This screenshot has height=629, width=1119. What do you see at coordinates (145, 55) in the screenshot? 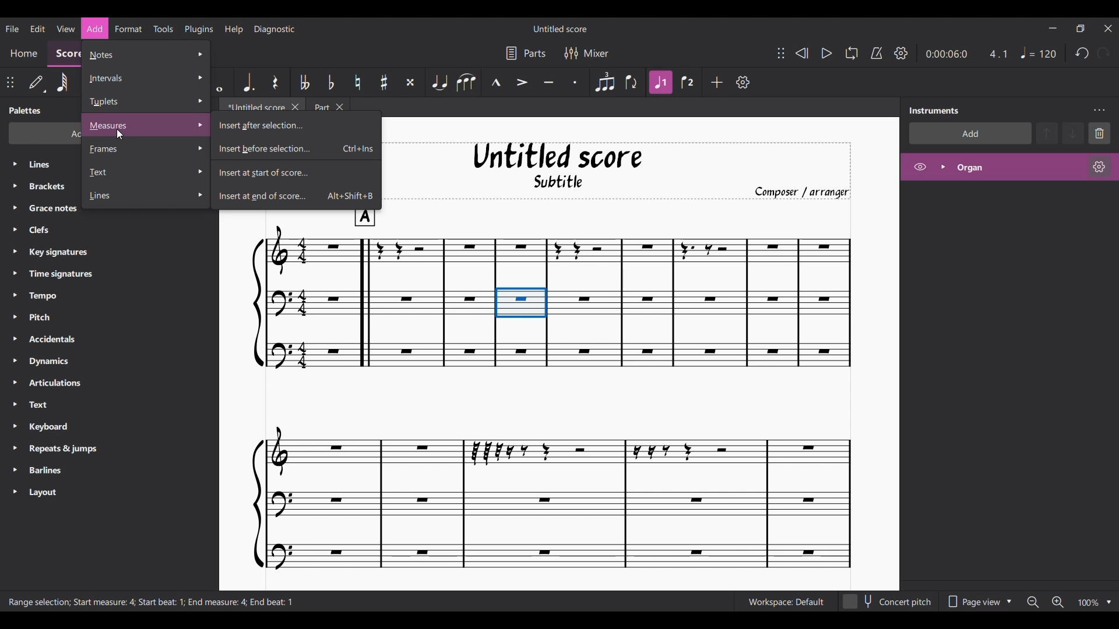
I see `Notes options` at bounding box center [145, 55].